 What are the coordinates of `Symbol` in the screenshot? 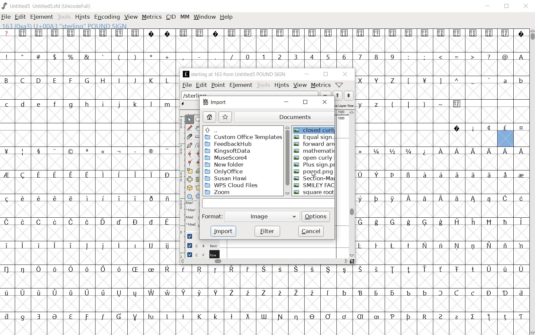 It's located at (296, 317).